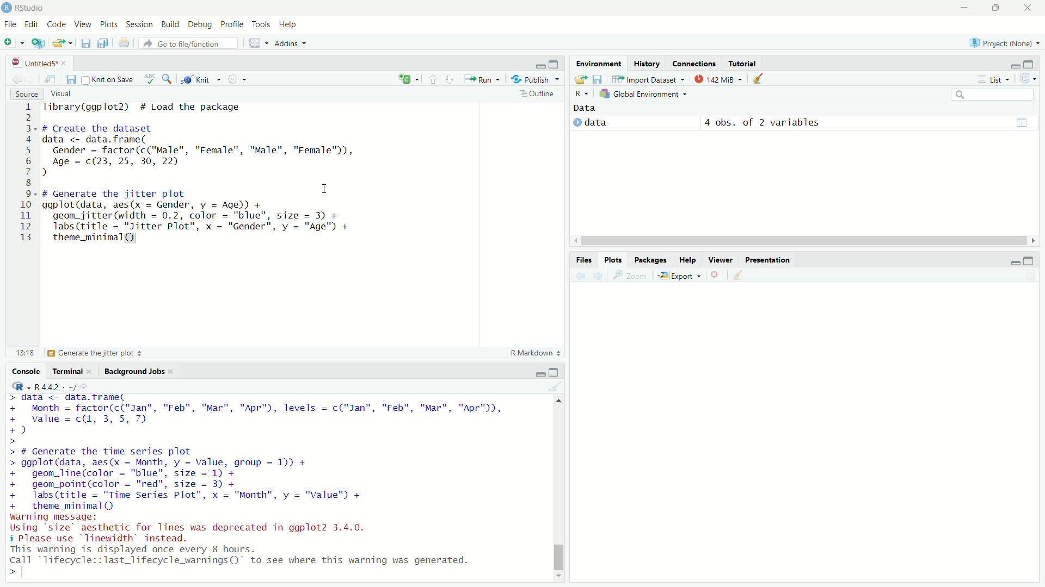  I want to click on data, so click(603, 122).